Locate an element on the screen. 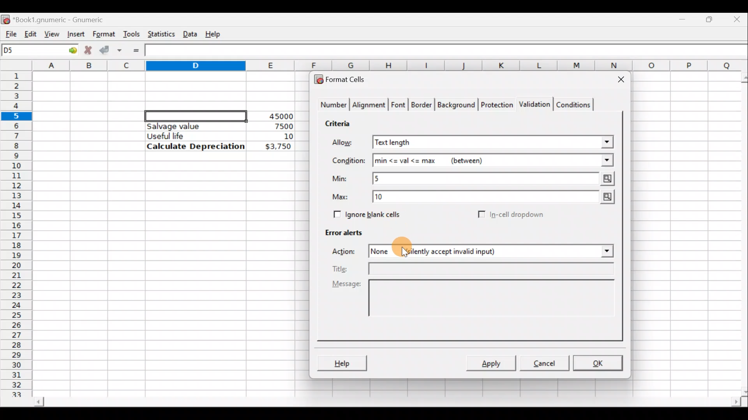 The image size is (748, 420). Format cells is located at coordinates (344, 78).